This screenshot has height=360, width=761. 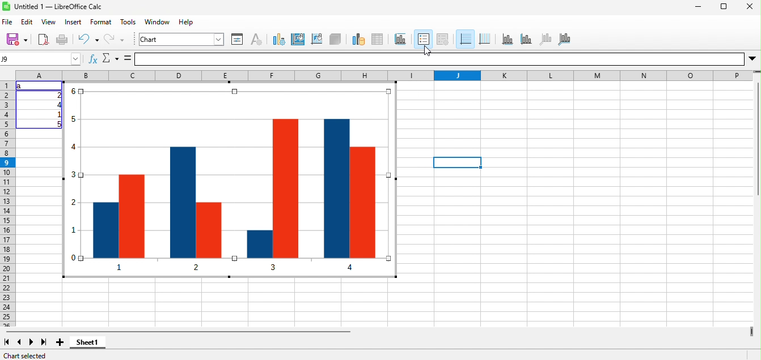 I want to click on format selection, so click(x=238, y=40).